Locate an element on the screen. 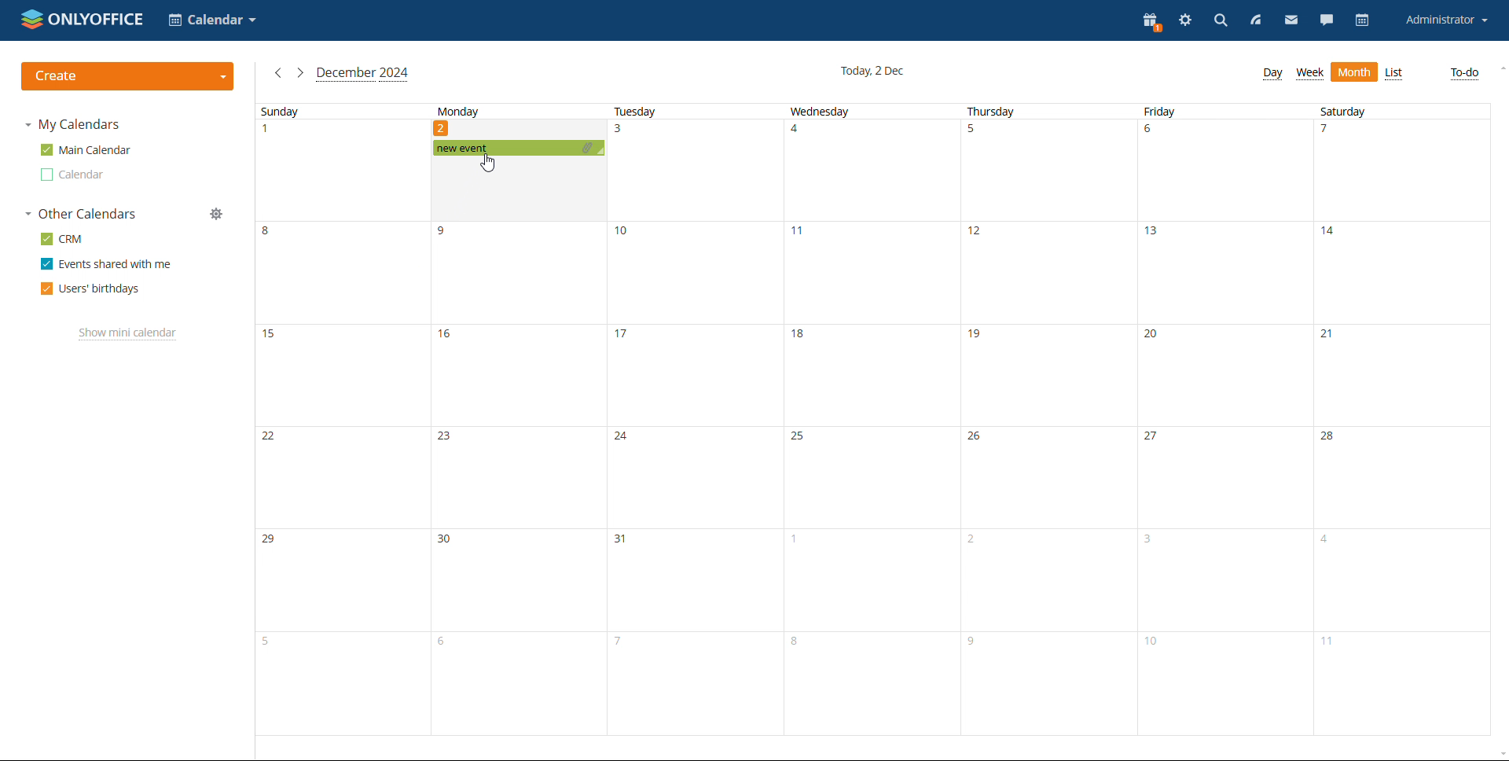 The width and height of the screenshot is (1509, 761). 6 is located at coordinates (445, 645).